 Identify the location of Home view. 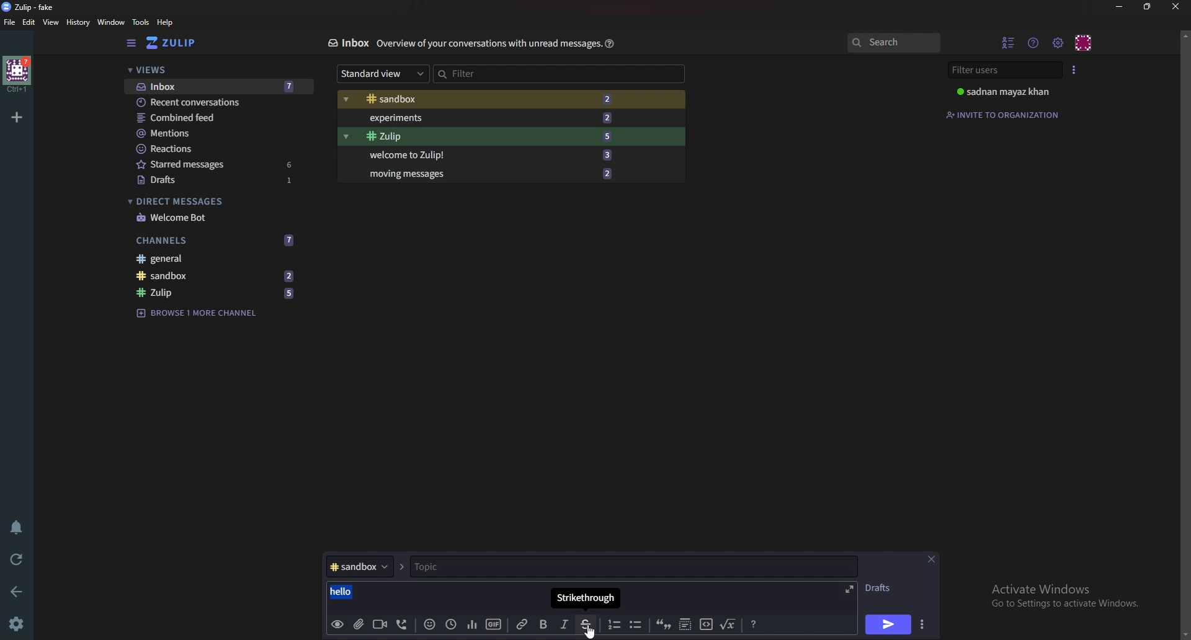
(175, 42).